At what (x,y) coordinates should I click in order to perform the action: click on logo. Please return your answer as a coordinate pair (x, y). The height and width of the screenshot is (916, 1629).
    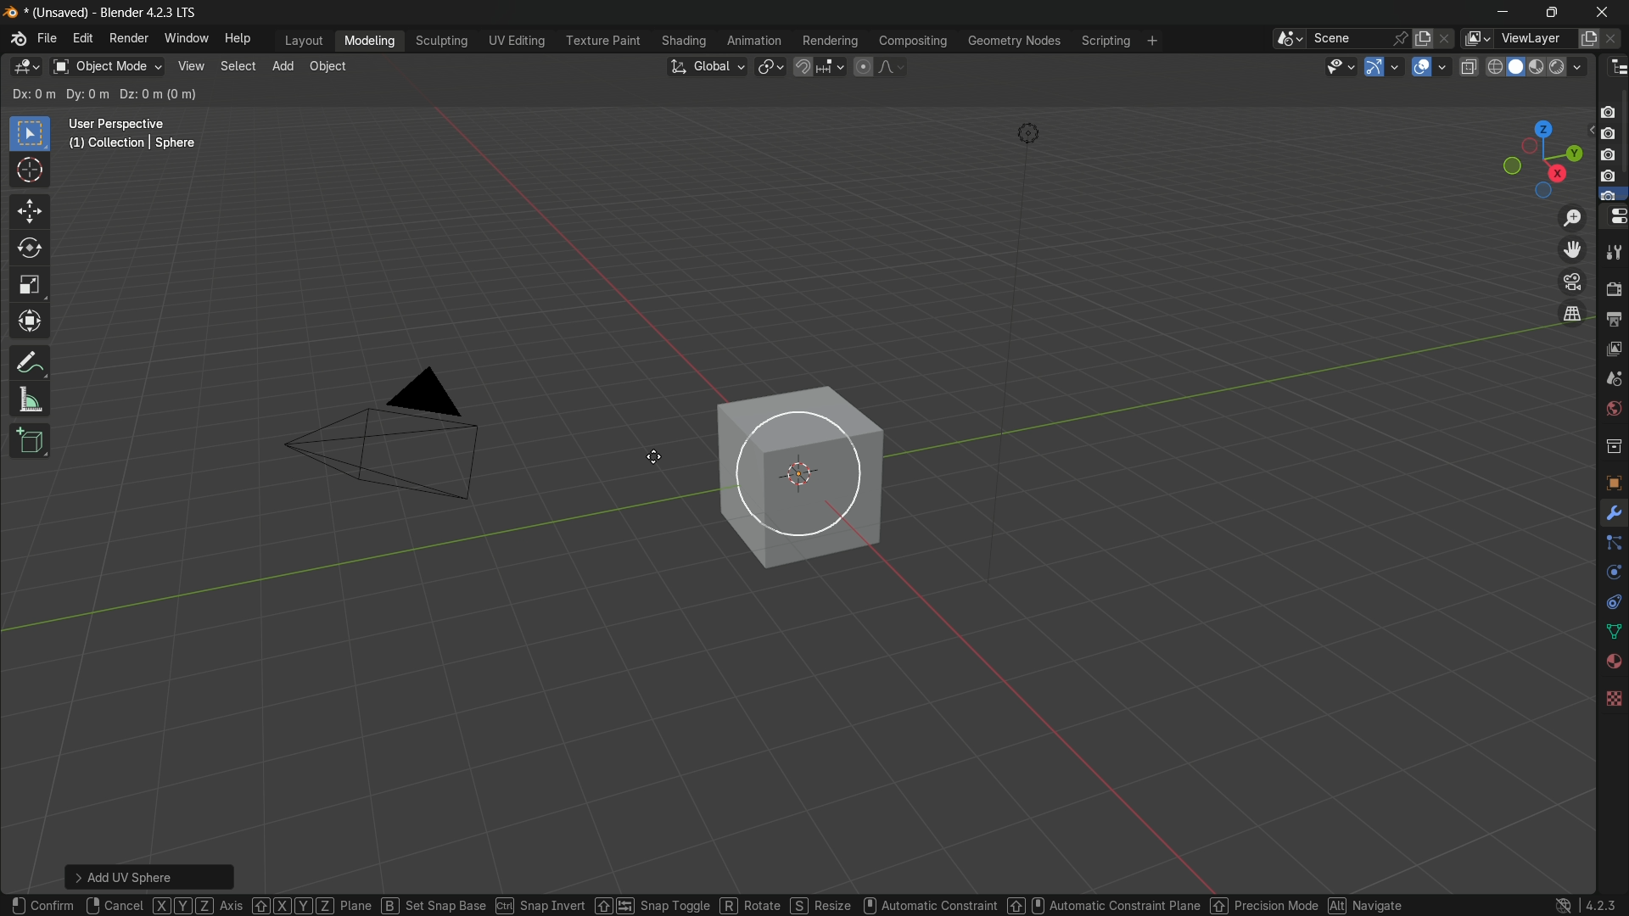
    Looking at the image, I should click on (16, 38).